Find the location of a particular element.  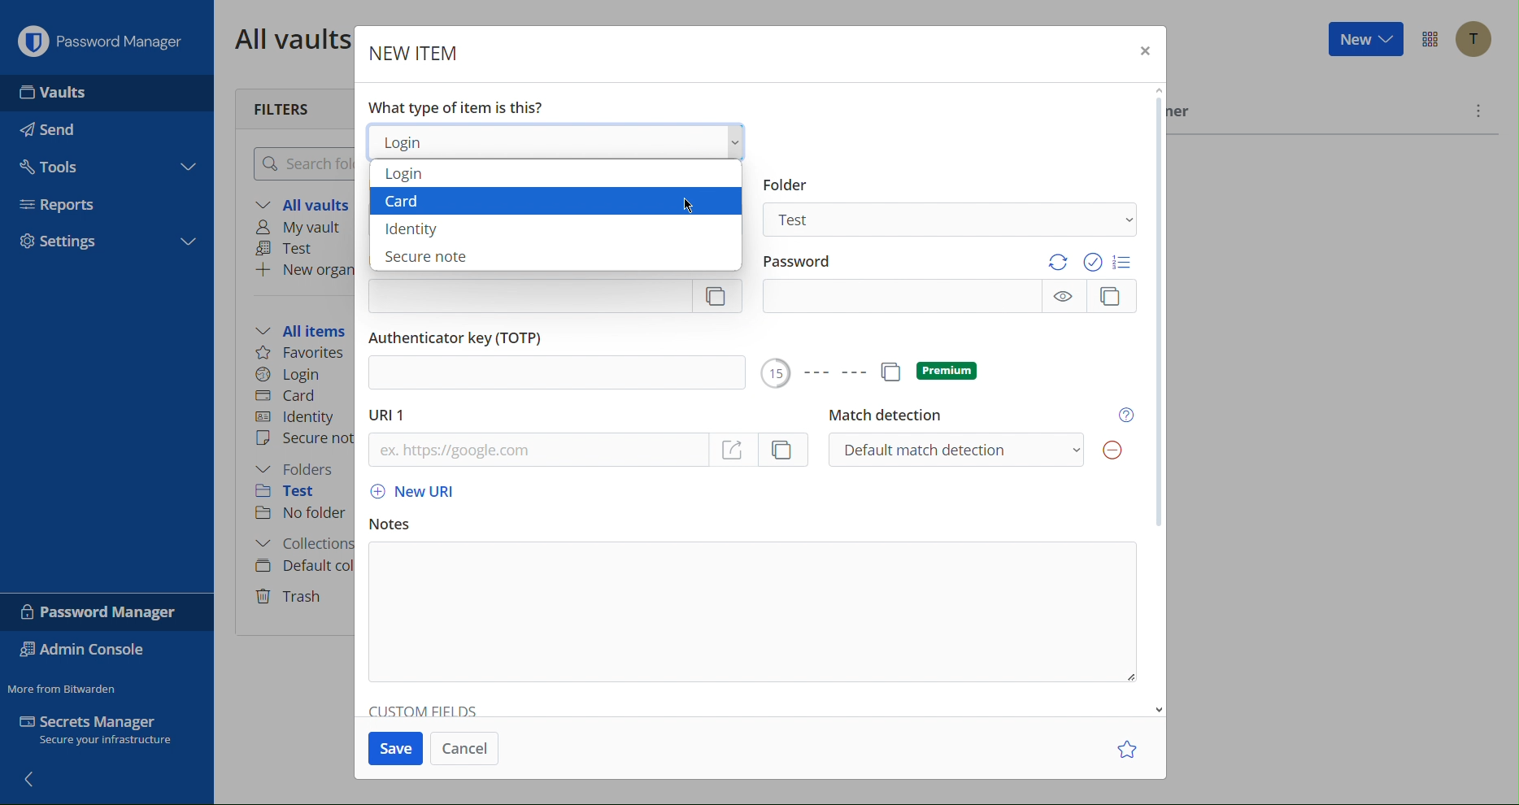

Login is located at coordinates (557, 143).